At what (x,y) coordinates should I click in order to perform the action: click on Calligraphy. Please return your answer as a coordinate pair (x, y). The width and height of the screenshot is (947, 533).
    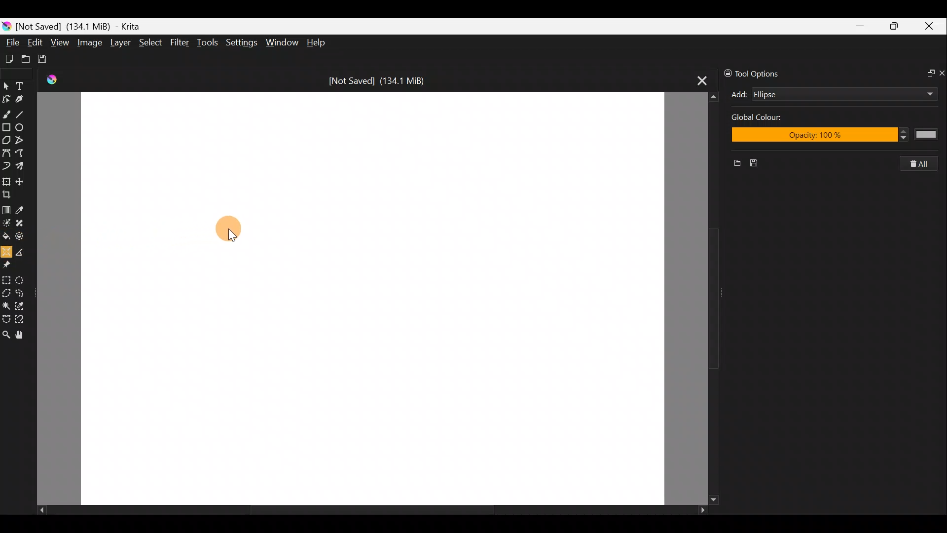
    Looking at the image, I should click on (24, 97).